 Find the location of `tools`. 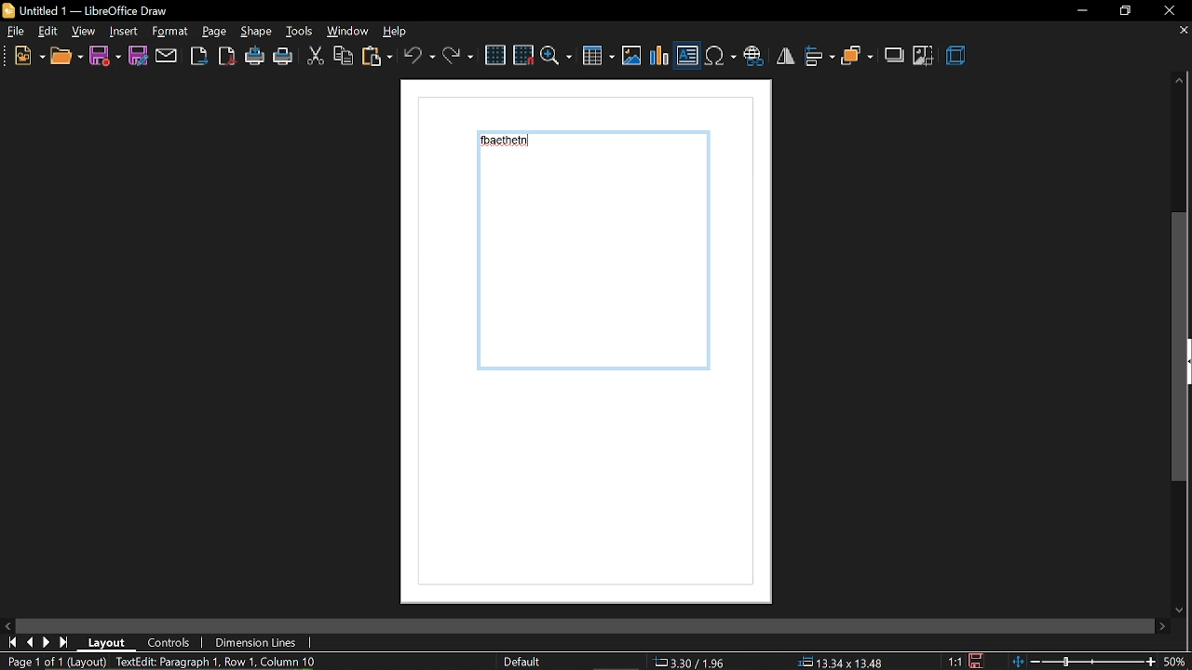

tools is located at coordinates (300, 31).